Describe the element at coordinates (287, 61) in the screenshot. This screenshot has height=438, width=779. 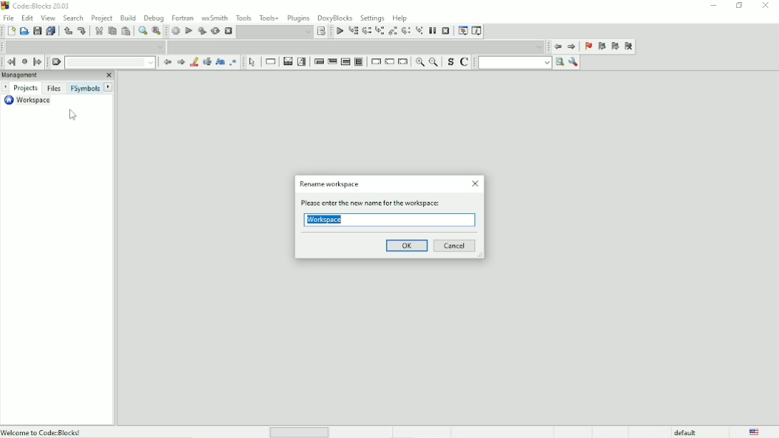
I see `Decision` at that location.